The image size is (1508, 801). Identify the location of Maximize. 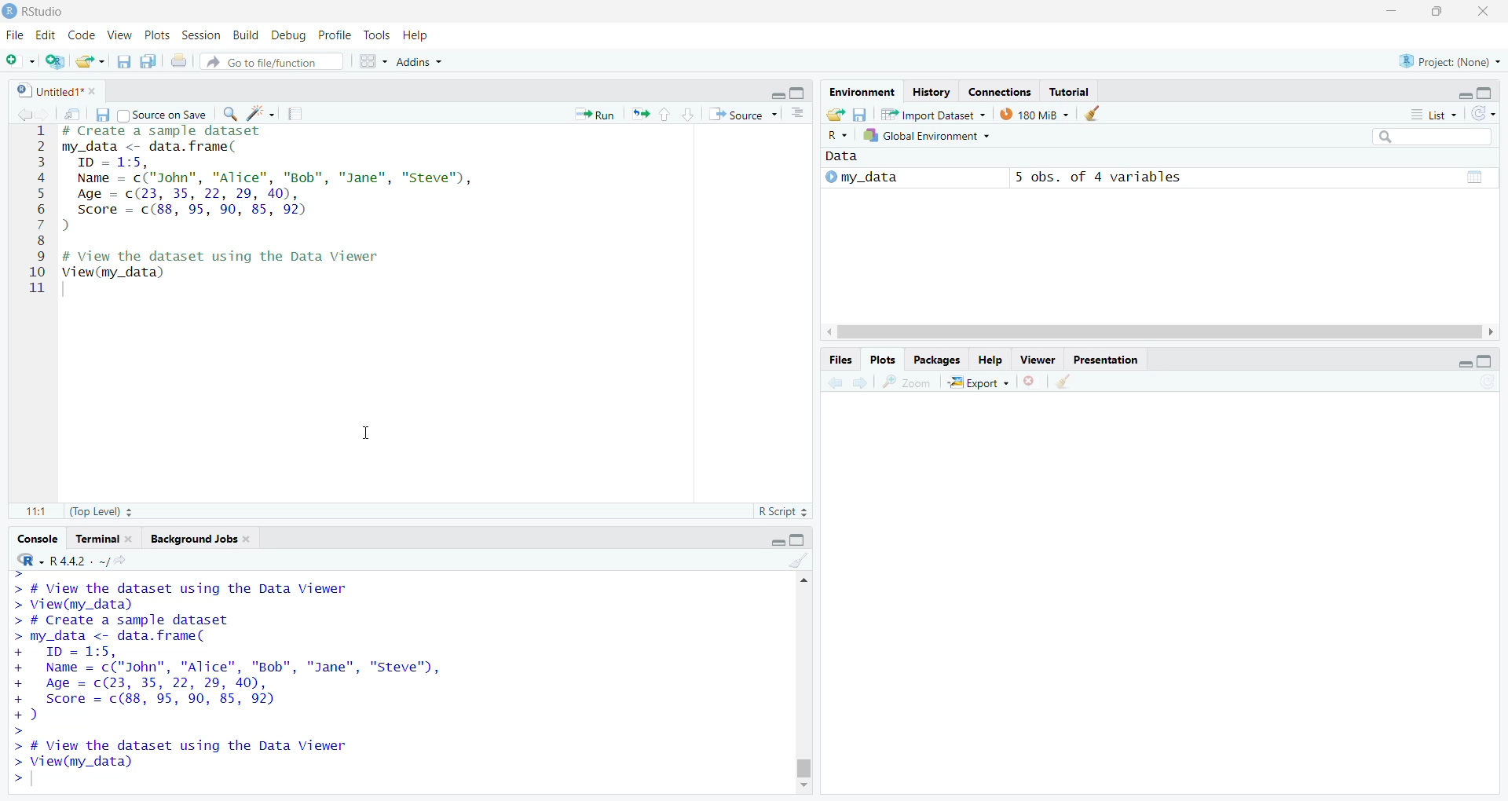
(797, 540).